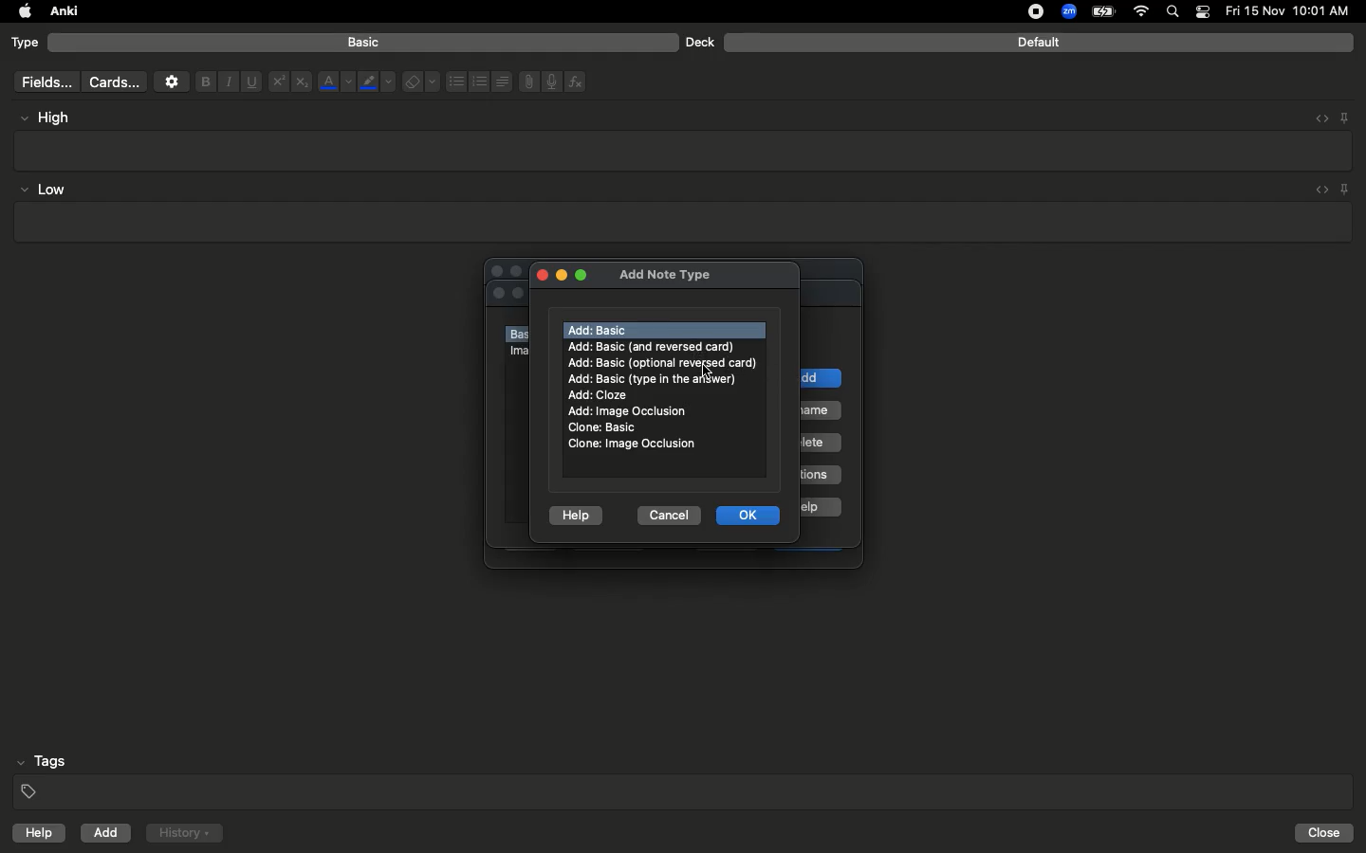 The image size is (1366, 853). What do you see at coordinates (277, 82) in the screenshot?
I see `Superscript` at bounding box center [277, 82].